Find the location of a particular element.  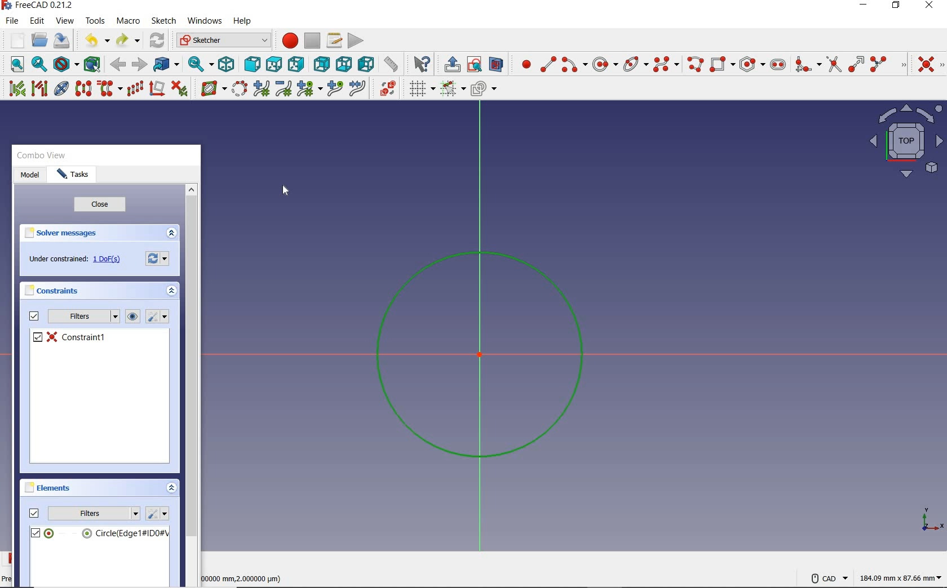

combo view is located at coordinates (44, 157).